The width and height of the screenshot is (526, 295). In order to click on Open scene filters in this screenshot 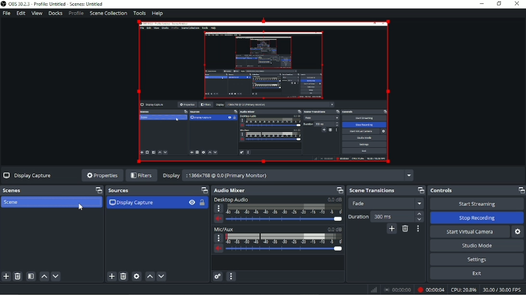, I will do `click(31, 277)`.